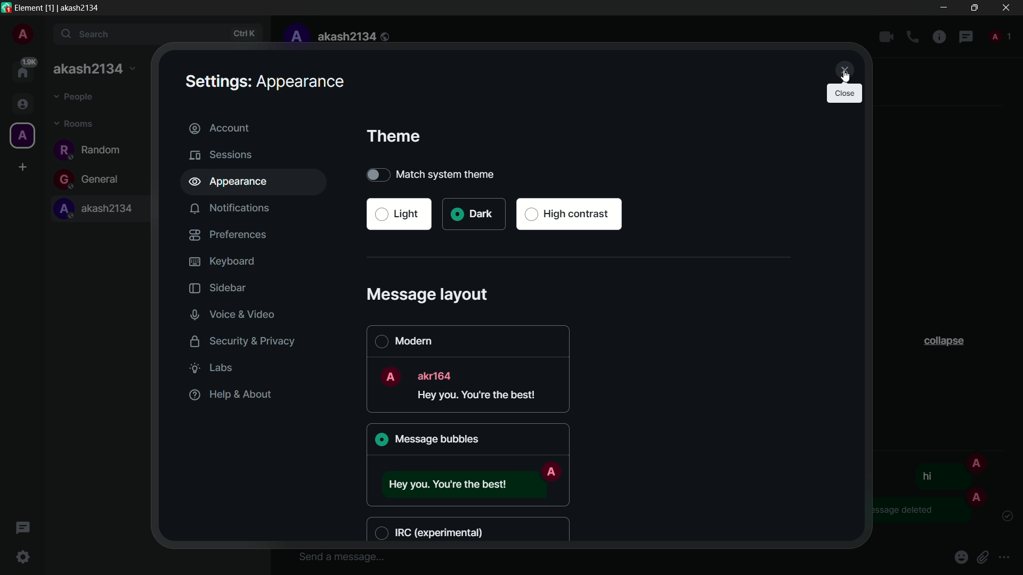  What do you see at coordinates (25, 69) in the screenshot?
I see `home page` at bounding box center [25, 69].